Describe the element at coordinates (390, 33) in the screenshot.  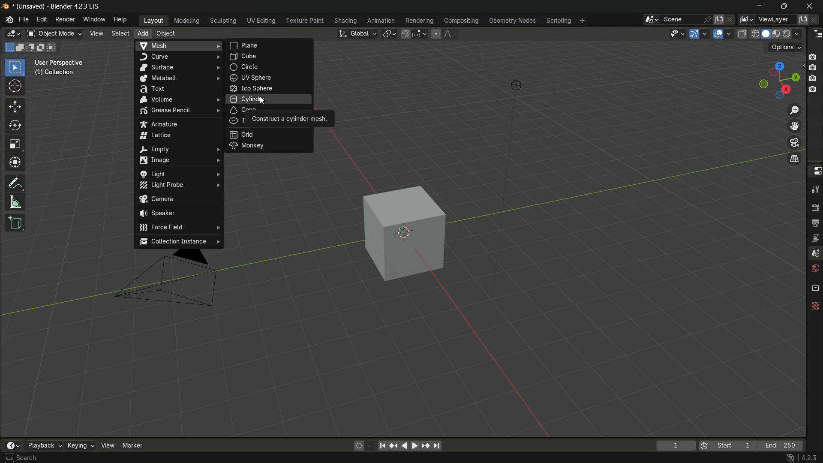
I see `transformation pivot table` at that location.